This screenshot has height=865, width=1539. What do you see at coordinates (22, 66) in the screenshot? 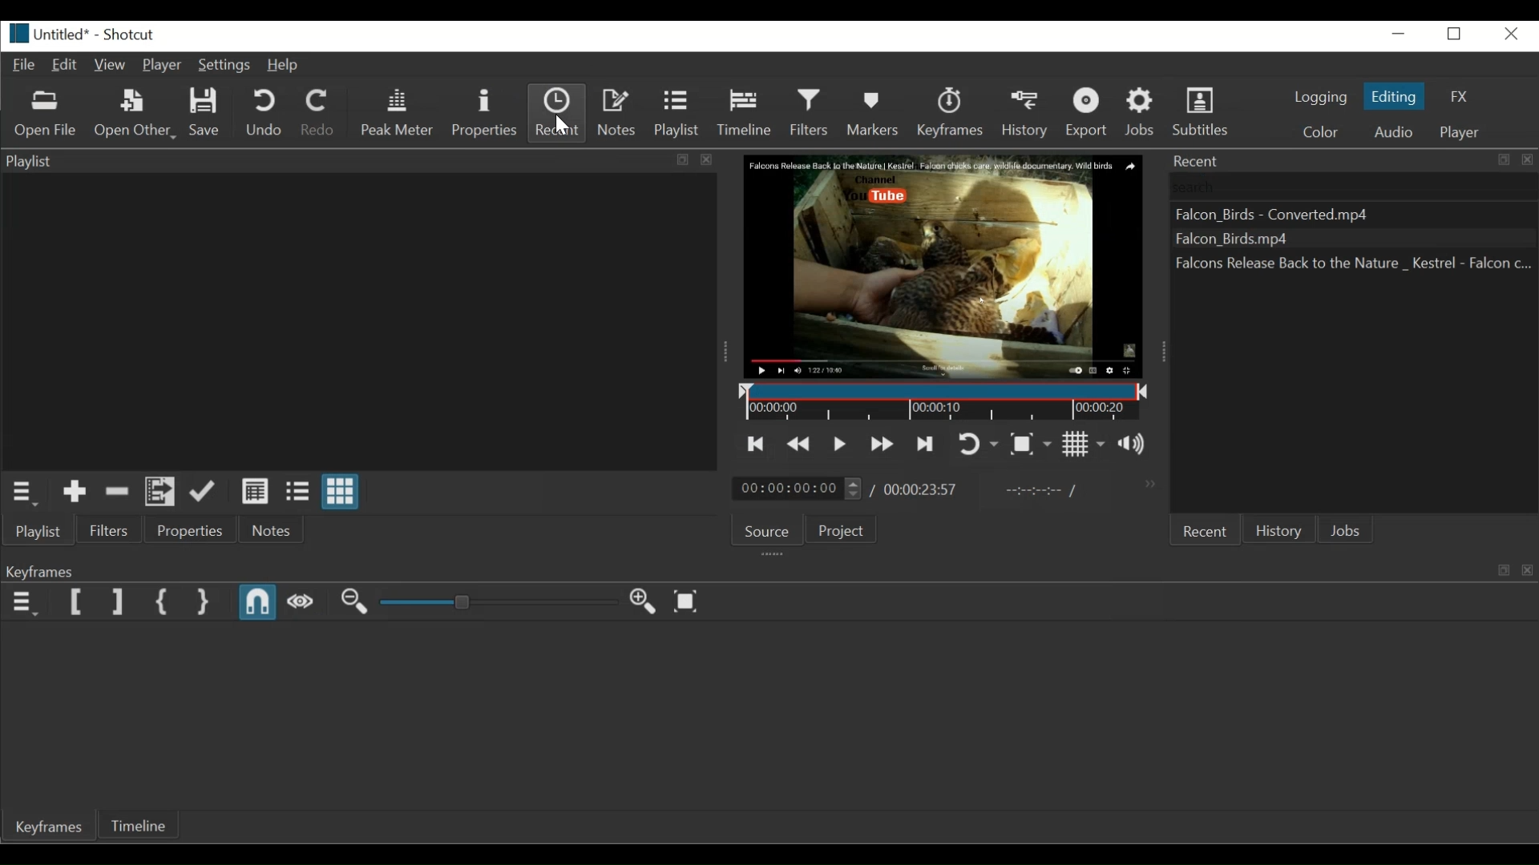
I see `File` at bounding box center [22, 66].